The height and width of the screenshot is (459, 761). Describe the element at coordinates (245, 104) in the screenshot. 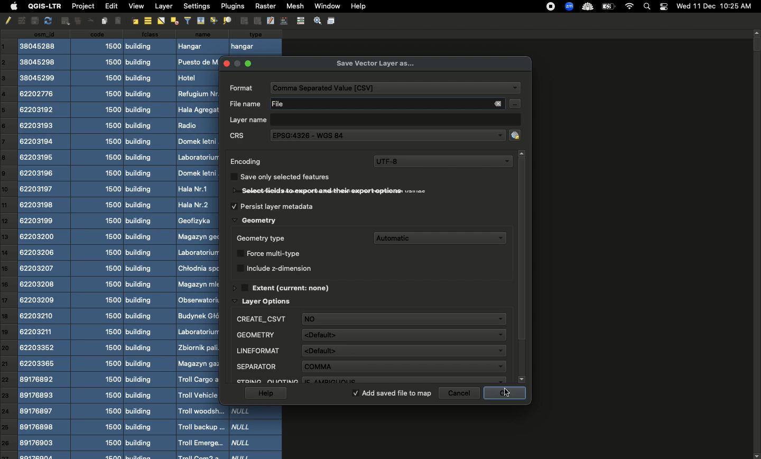

I see `file name` at that location.